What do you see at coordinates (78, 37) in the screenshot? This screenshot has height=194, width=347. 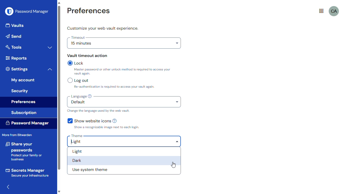 I see `timeout` at bounding box center [78, 37].